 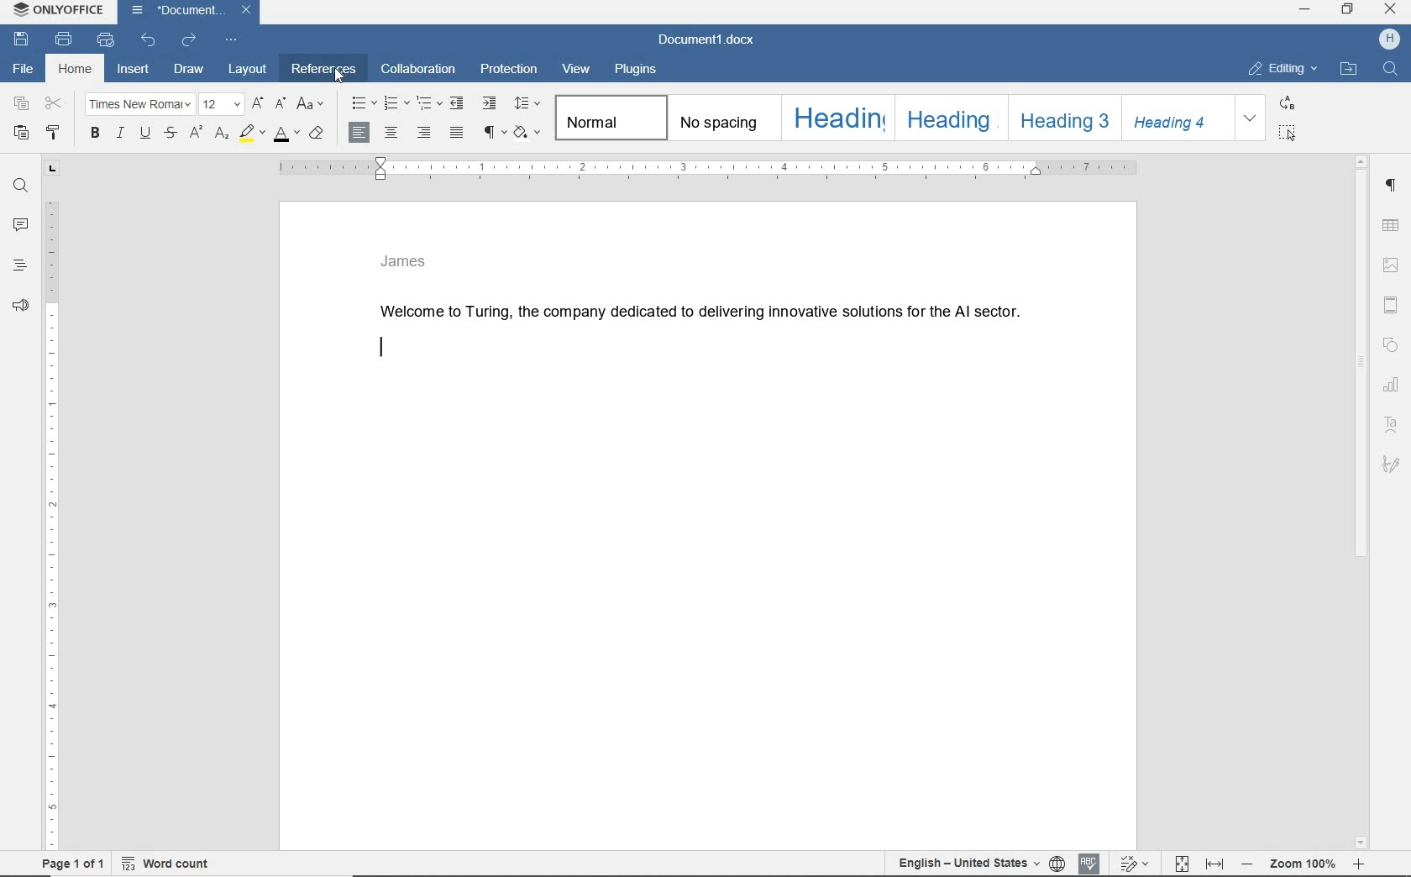 I want to click on align left, so click(x=359, y=133).